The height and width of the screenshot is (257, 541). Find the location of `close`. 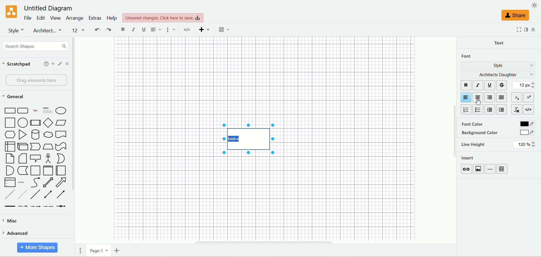

close is located at coordinates (67, 64).